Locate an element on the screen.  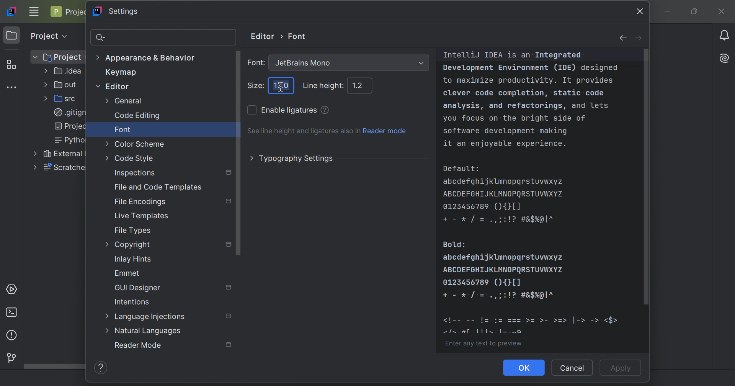
out is located at coordinates (62, 85).